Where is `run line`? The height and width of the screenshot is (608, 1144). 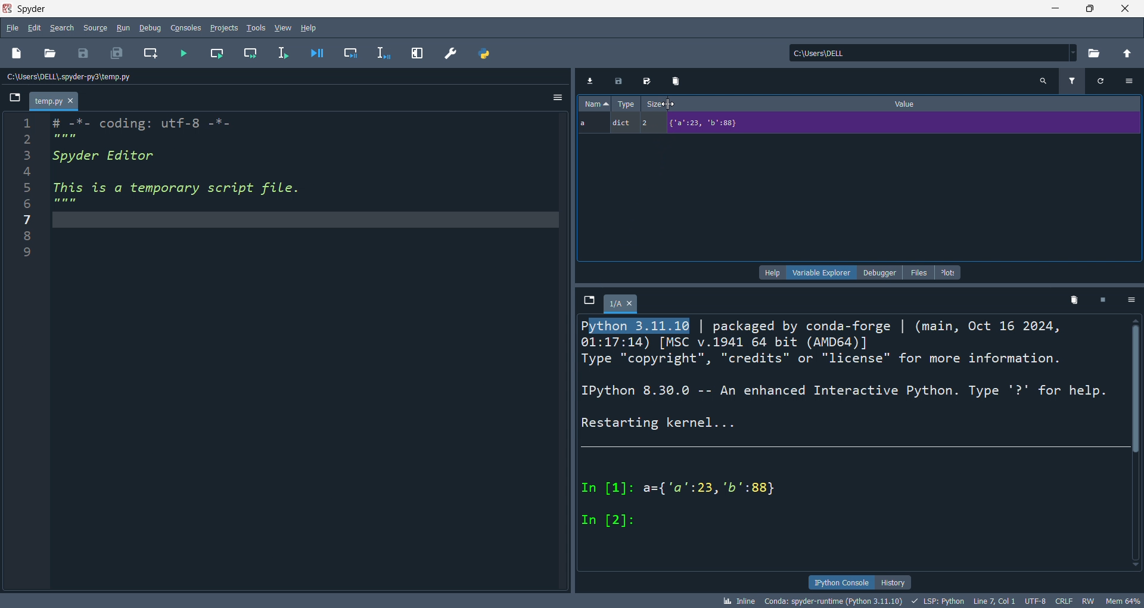
run line is located at coordinates (286, 54).